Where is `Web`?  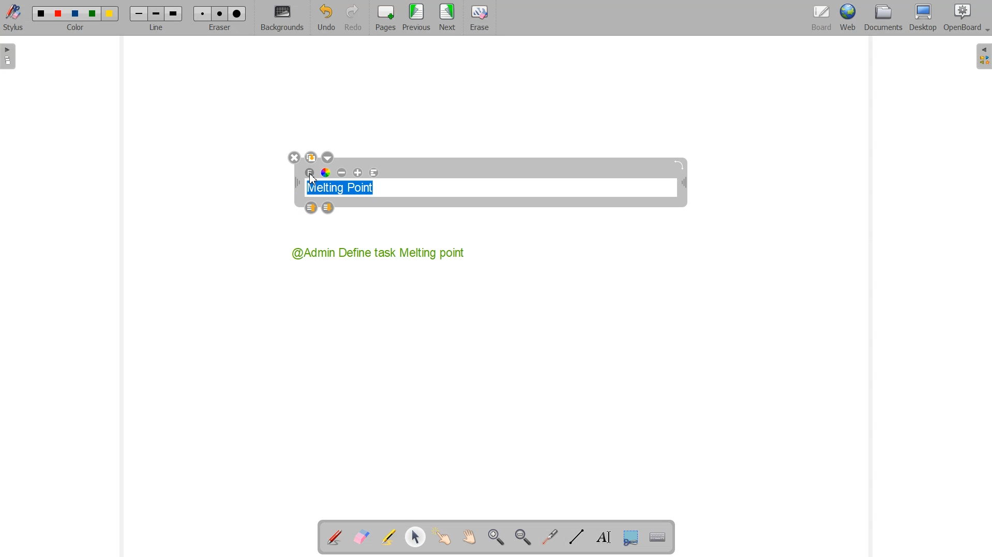 Web is located at coordinates (847, 19).